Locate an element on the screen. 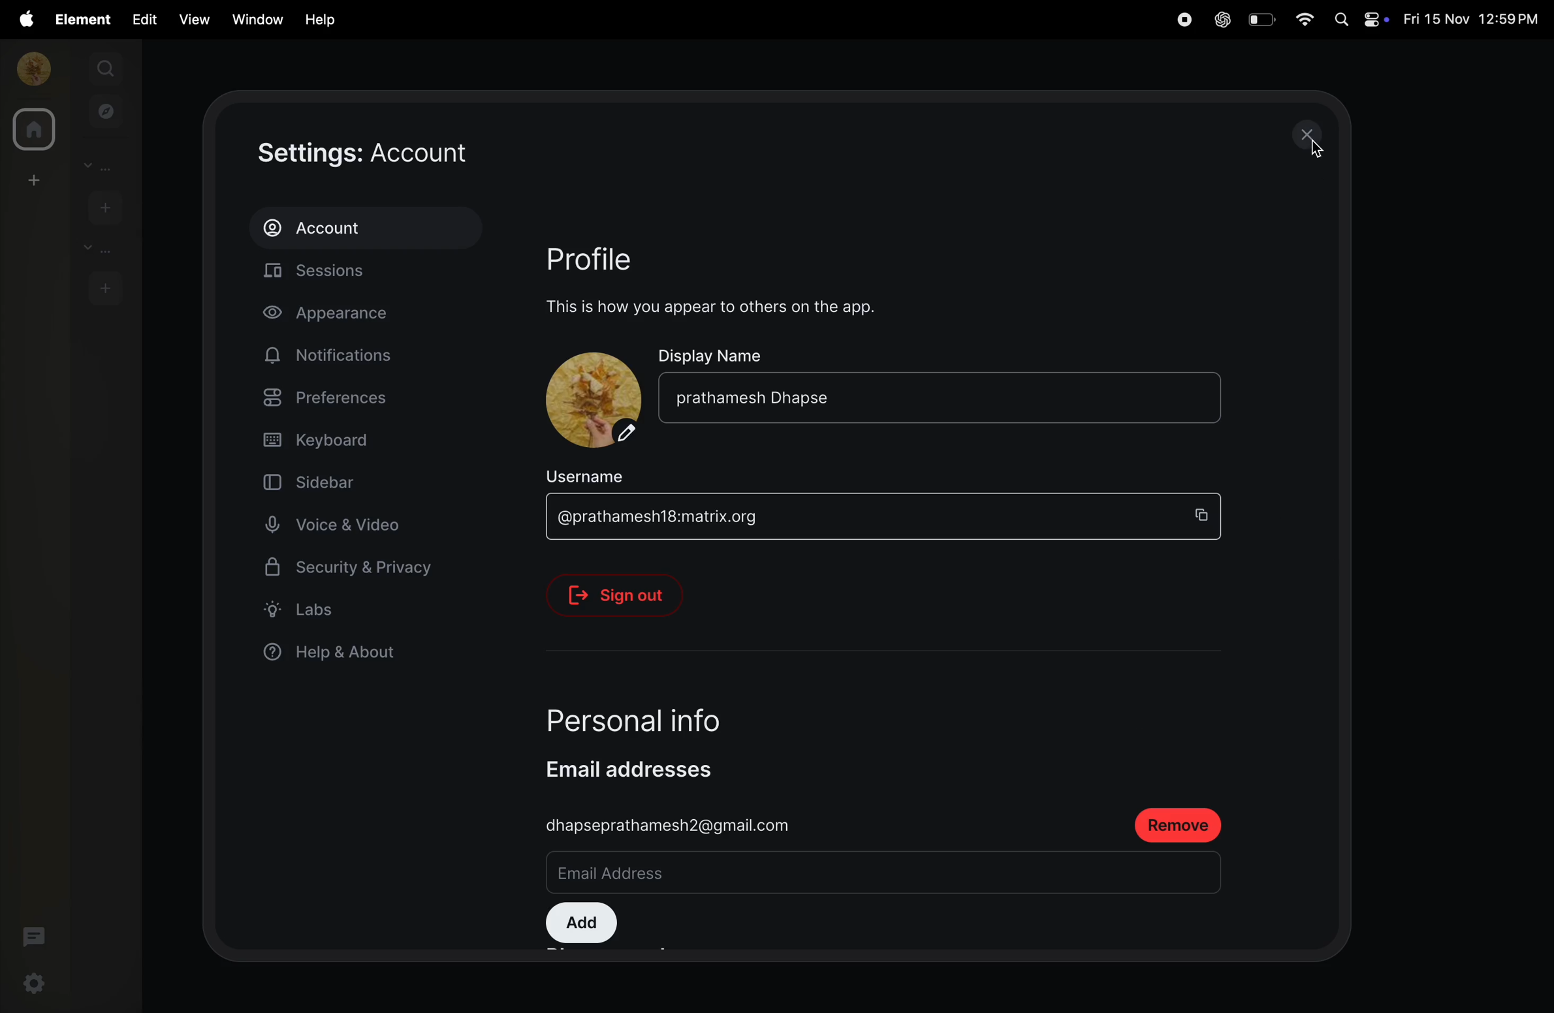 The width and height of the screenshot is (1554, 1013). add is located at coordinates (31, 179).